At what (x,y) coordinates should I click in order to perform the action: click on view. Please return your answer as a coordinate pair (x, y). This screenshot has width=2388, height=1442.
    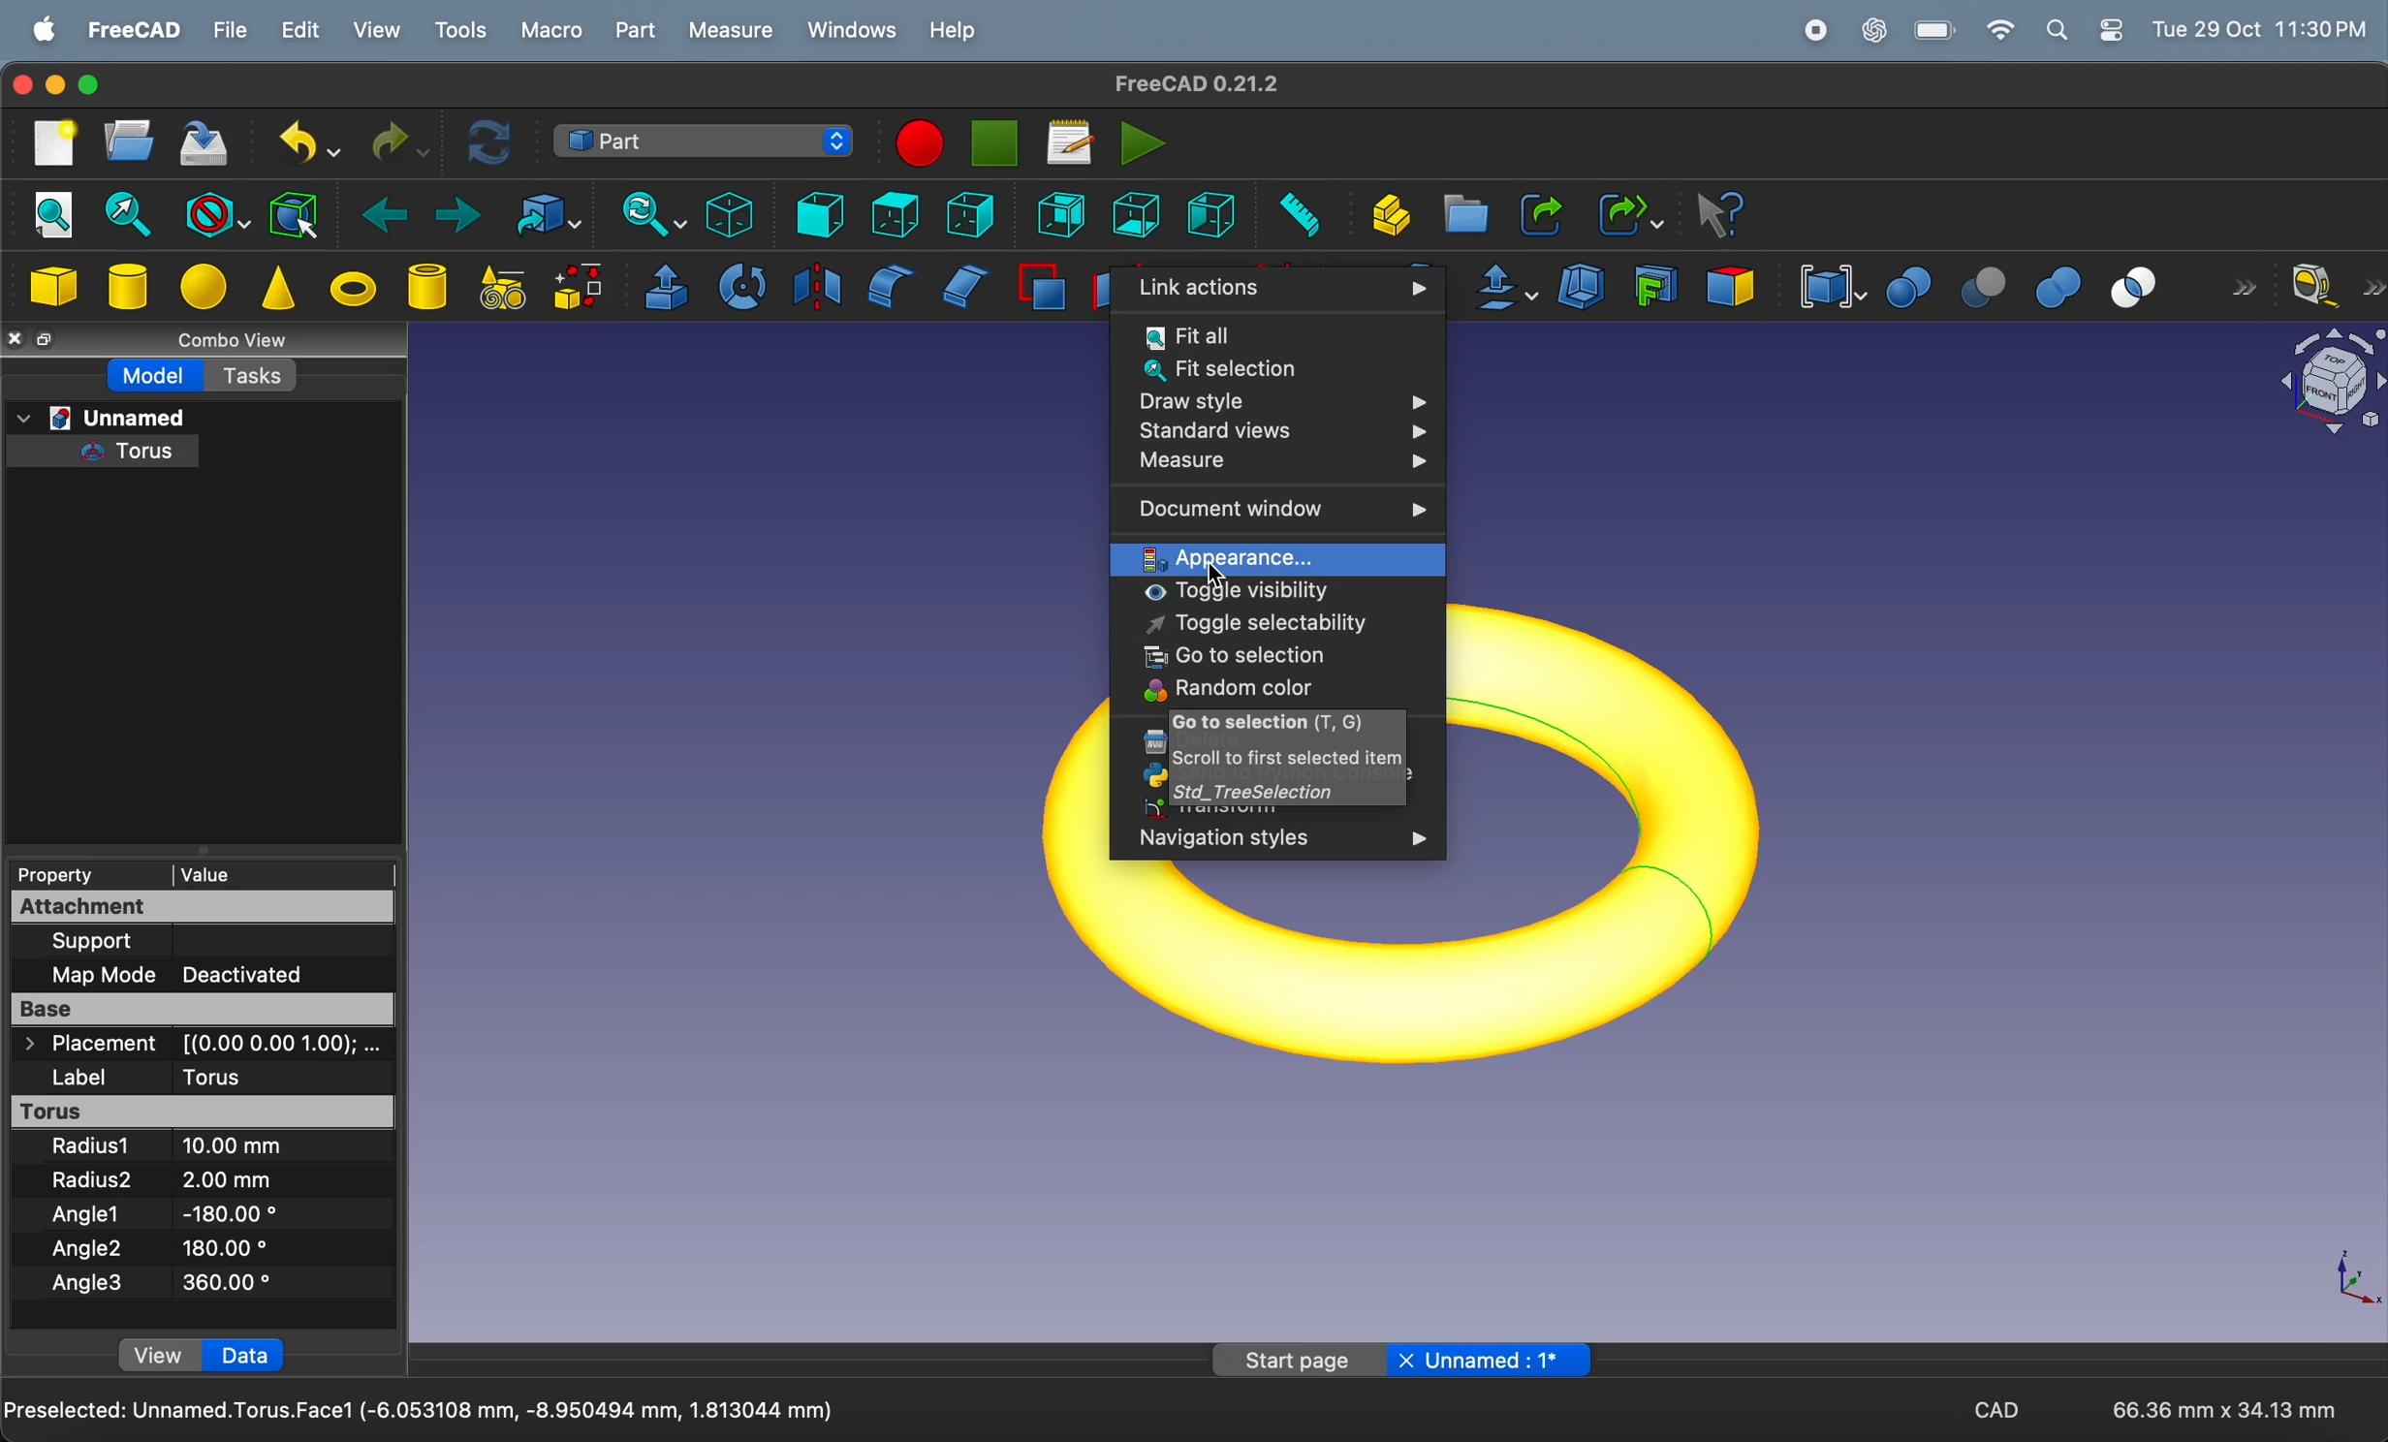
    Looking at the image, I should click on (375, 30).